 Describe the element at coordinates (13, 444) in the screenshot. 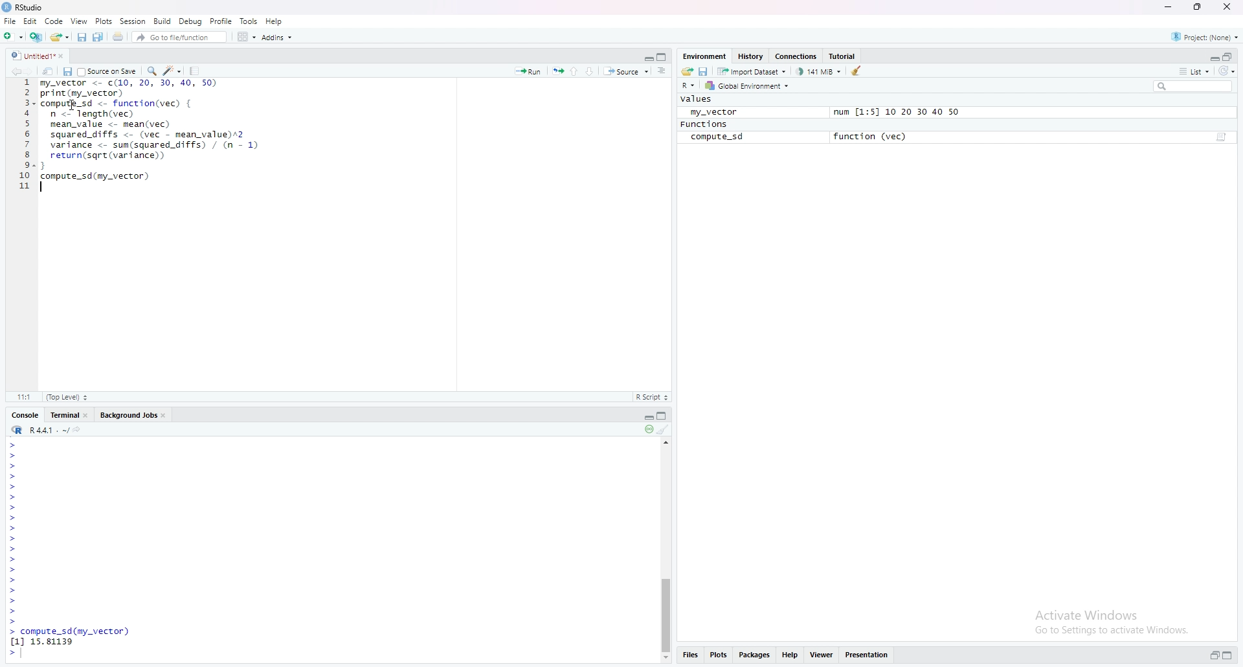

I see `Prompt cursor` at that location.